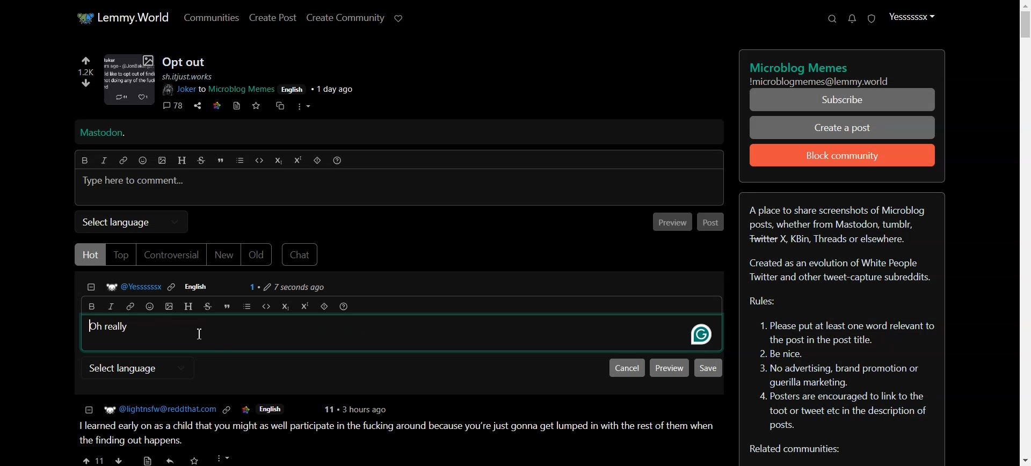  What do you see at coordinates (833, 18) in the screenshot?
I see `Search` at bounding box center [833, 18].